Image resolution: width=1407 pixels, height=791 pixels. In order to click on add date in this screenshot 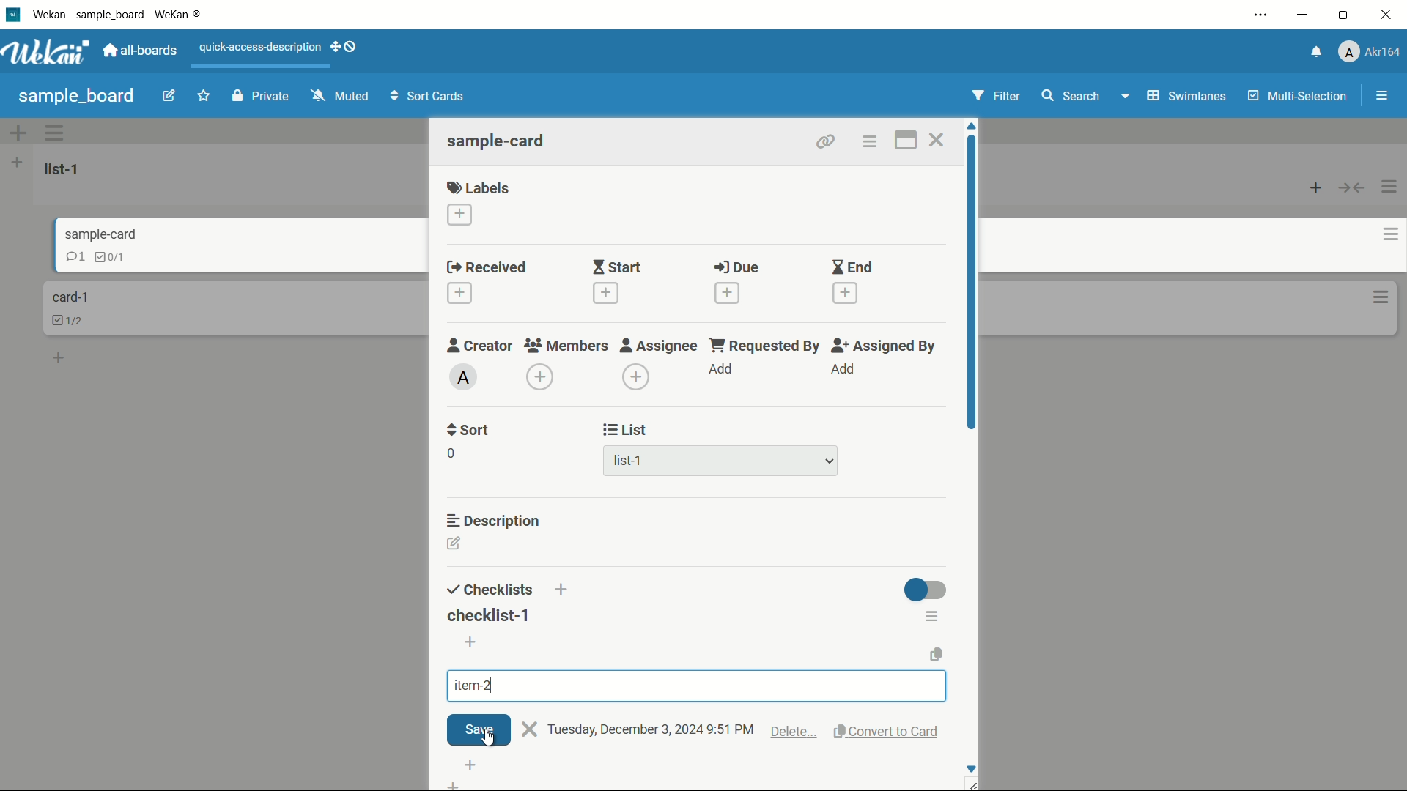, I will do `click(846, 292)`.